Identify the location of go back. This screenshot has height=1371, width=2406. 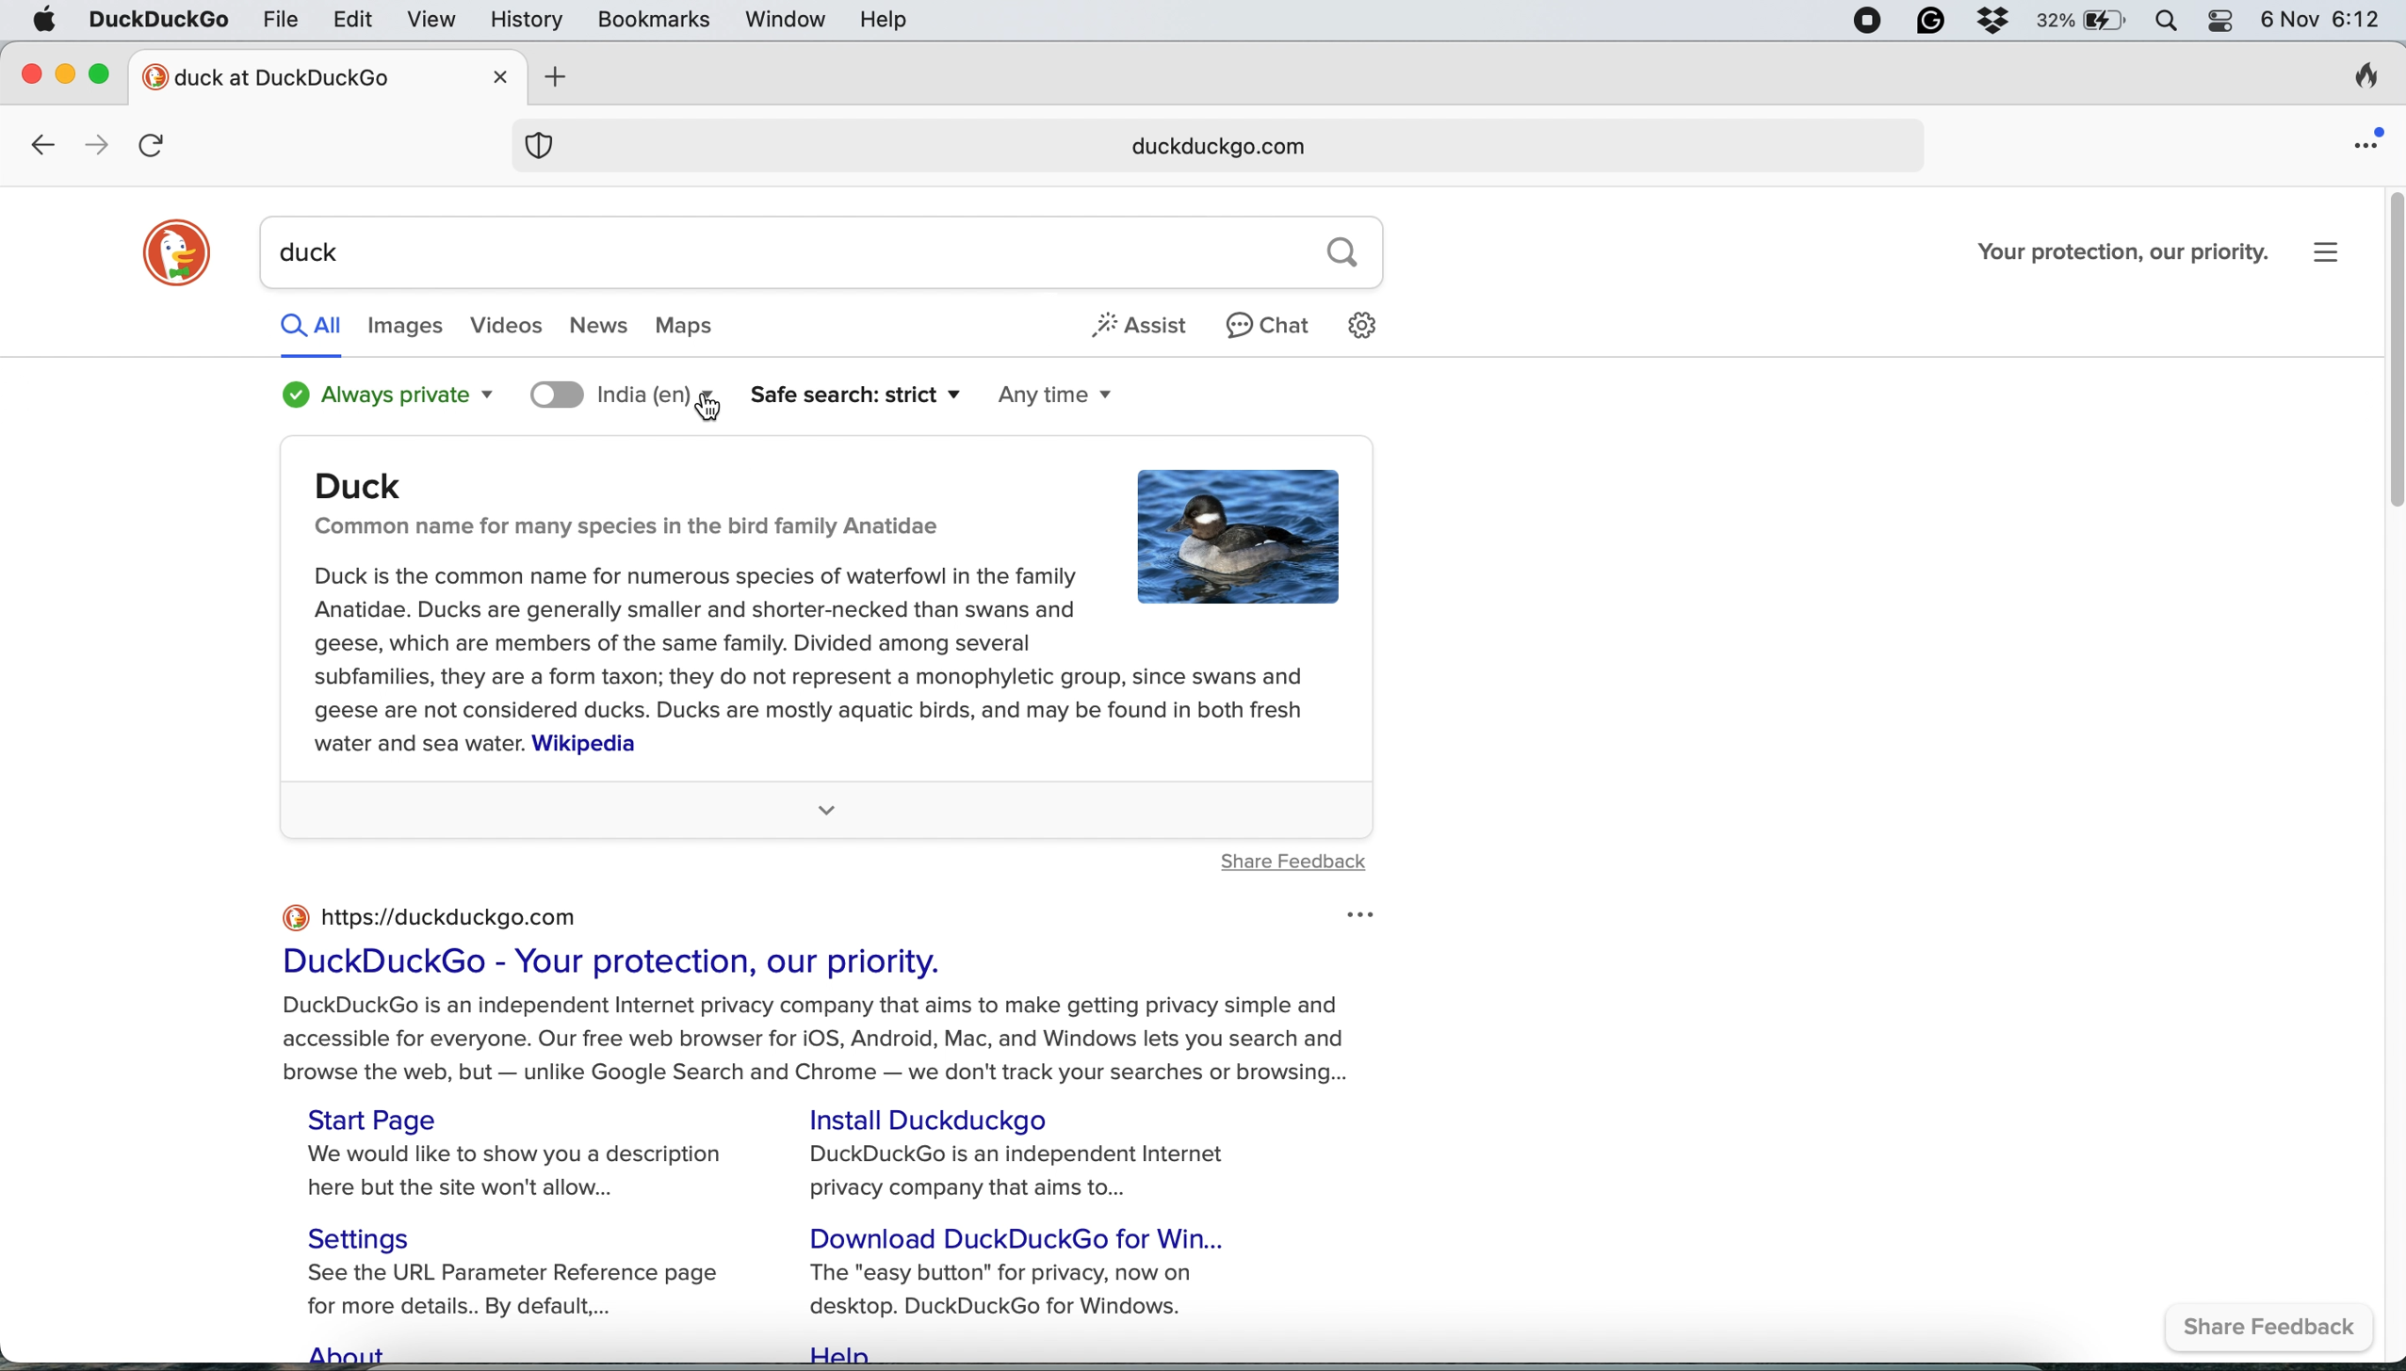
(41, 147).